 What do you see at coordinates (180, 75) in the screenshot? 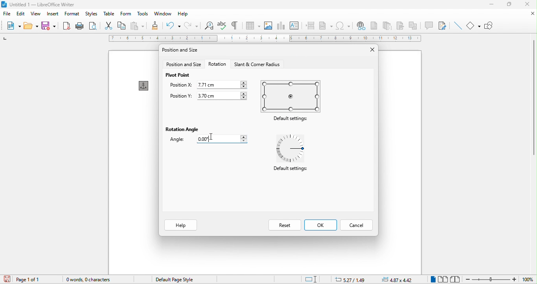
I see `pivot point` at bounding box center [180, 75].